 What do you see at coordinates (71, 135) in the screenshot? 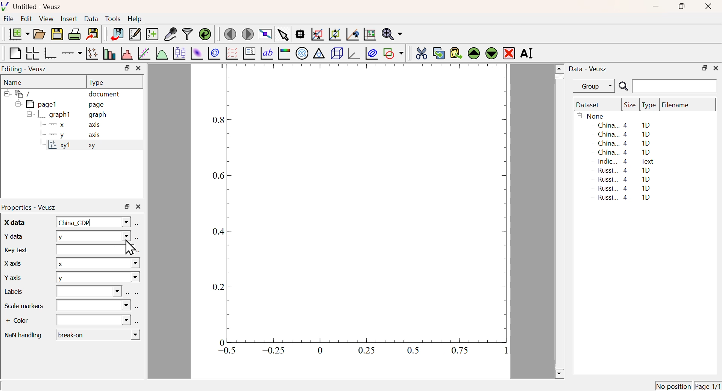
I see `y axis` at bounding box center [71, 135].